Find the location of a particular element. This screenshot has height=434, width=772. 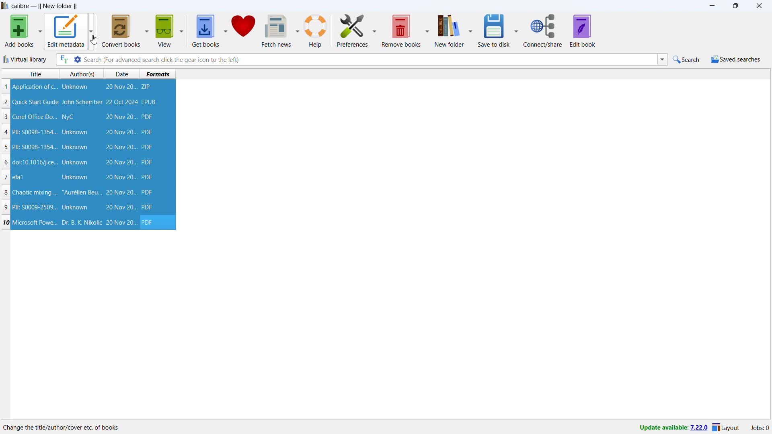

6 is located at coordinates (5, 163).